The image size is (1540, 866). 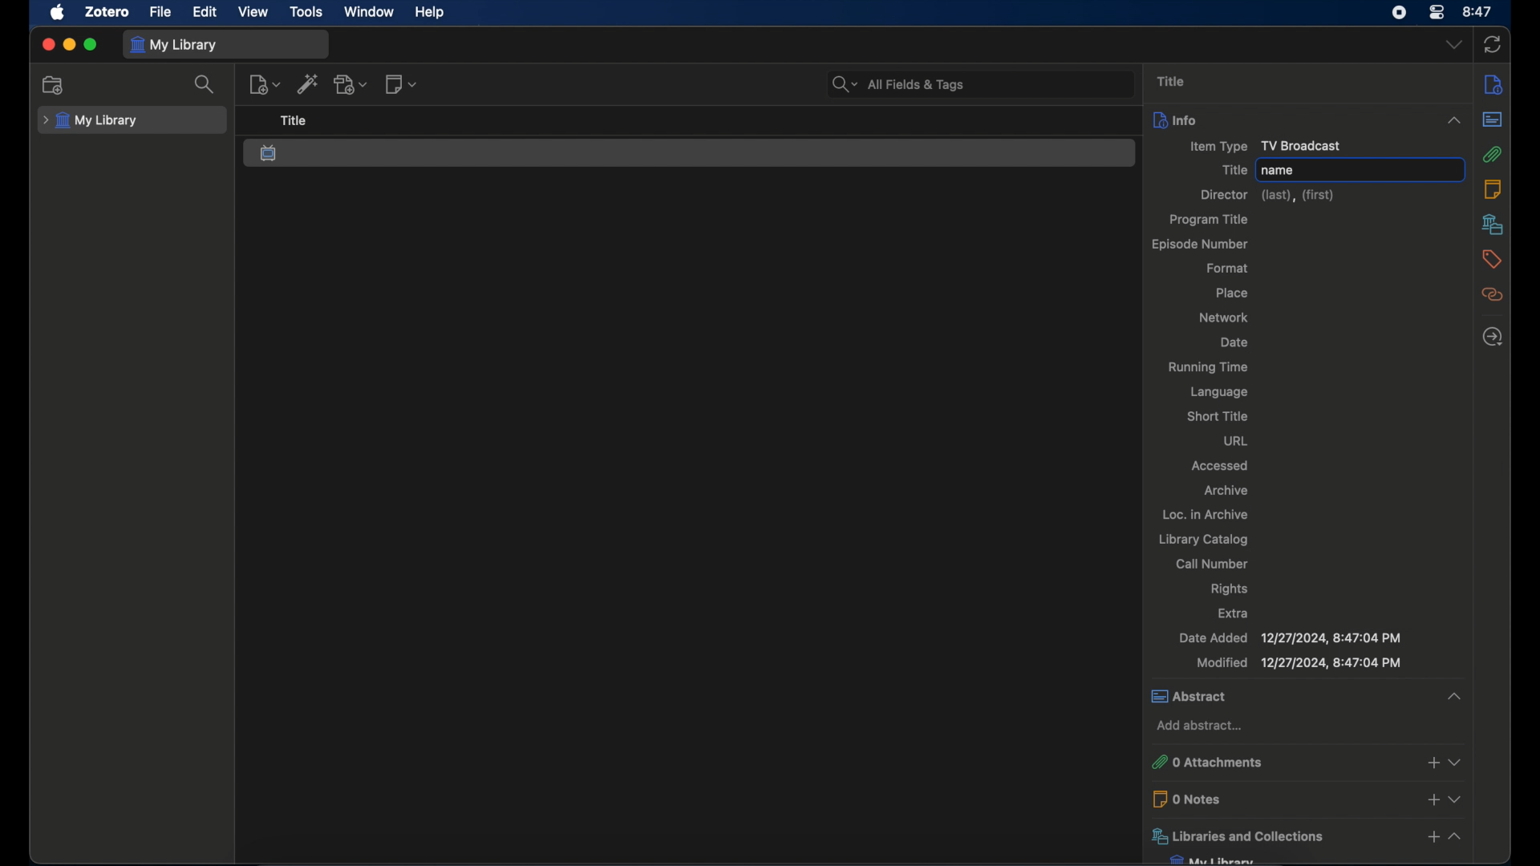 What do you see at coordinates (309, 84) in the screenshot?
I see `add item by identifier` at bounding box center [309, 84].